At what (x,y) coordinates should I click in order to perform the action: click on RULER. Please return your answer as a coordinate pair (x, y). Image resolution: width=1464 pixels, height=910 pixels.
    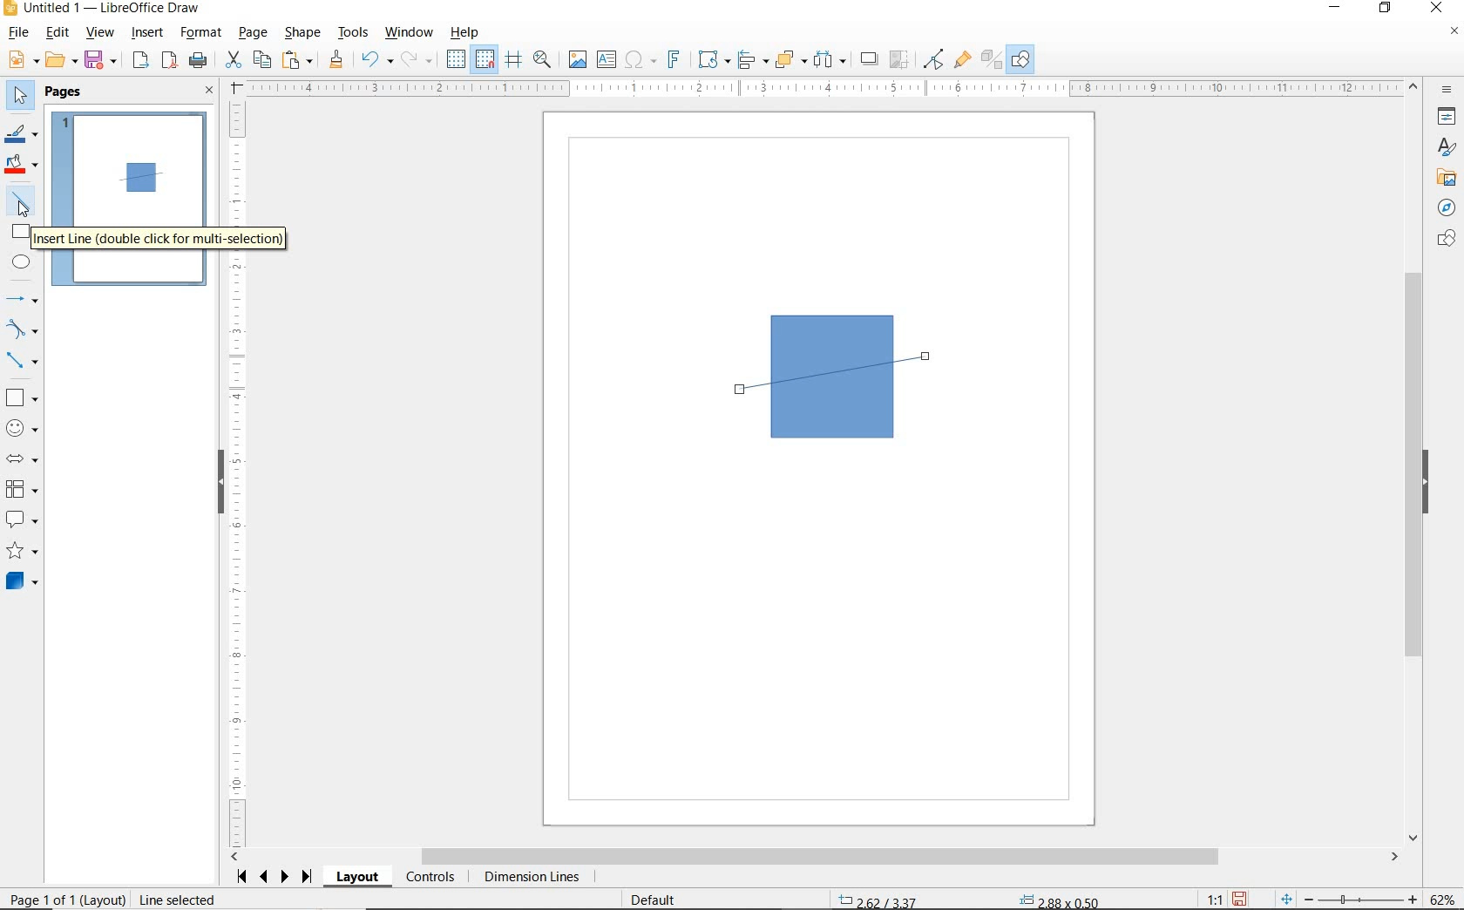
    Looking at the image, I should click on (238, 474).